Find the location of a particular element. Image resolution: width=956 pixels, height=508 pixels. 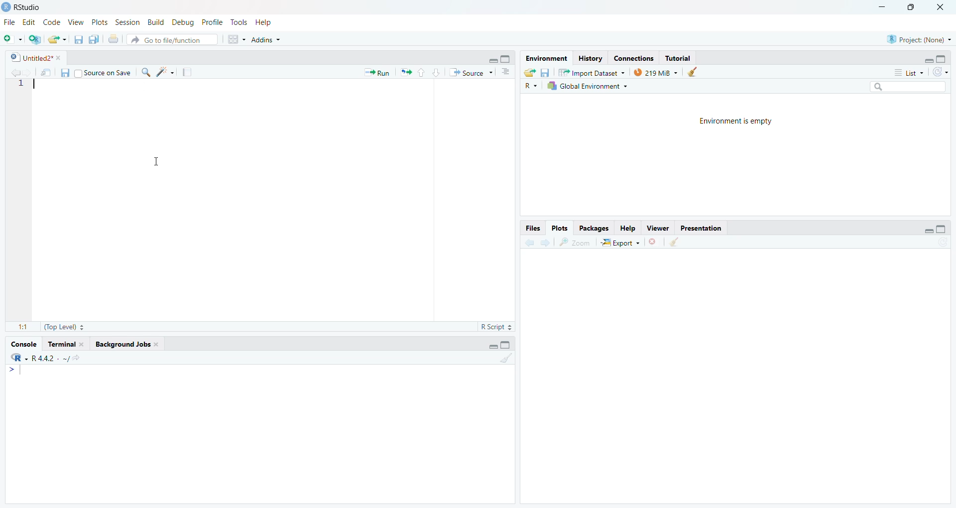

Remove Selected is located at coordinates (654, 242).